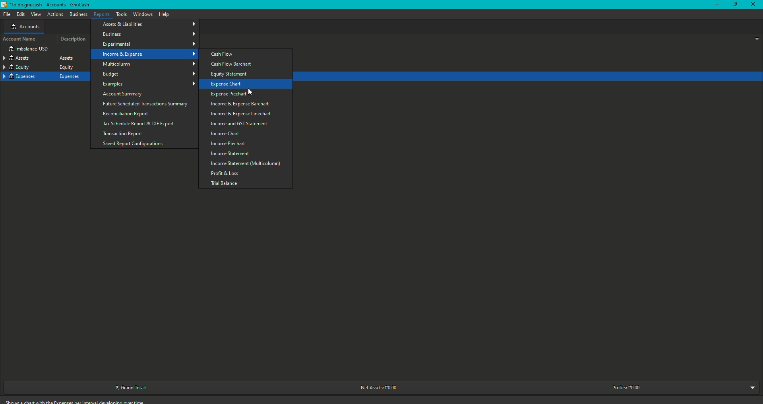 The width and height of the screenshot is (763, 404). What do you see at coordinates (150, 34) in the screenshot?
I see `Business` at bounding box center [150, 34].